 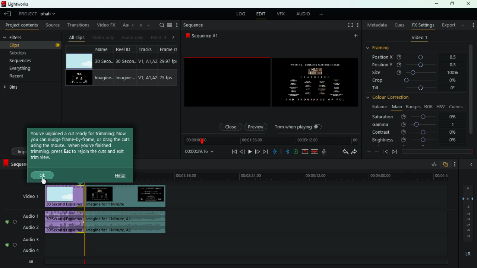 I want to click on metadata, so click(x=377, y=25).